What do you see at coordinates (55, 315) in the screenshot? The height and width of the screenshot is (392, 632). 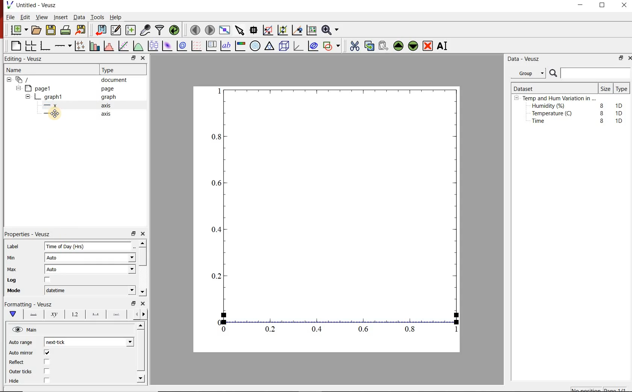 I see `axis label` at bounding box center [55, 315].